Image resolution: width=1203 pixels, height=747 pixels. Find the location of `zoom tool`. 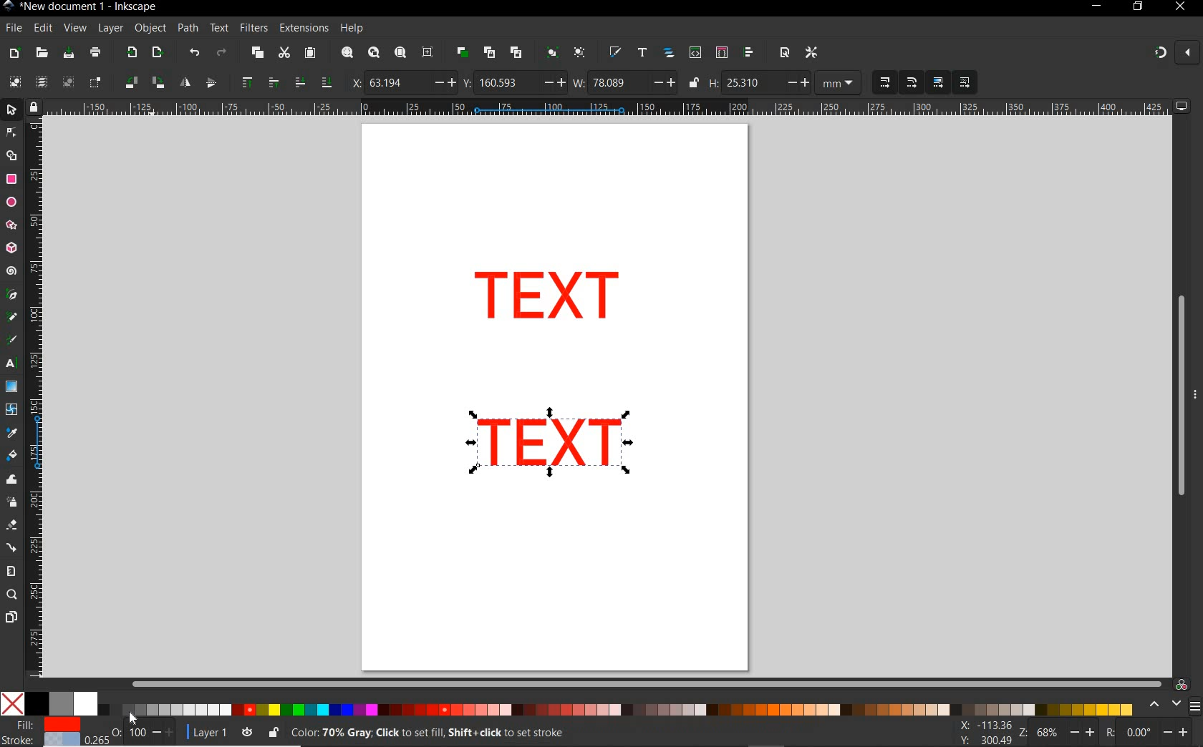

zoom tool is located at coordinates (11, 595).